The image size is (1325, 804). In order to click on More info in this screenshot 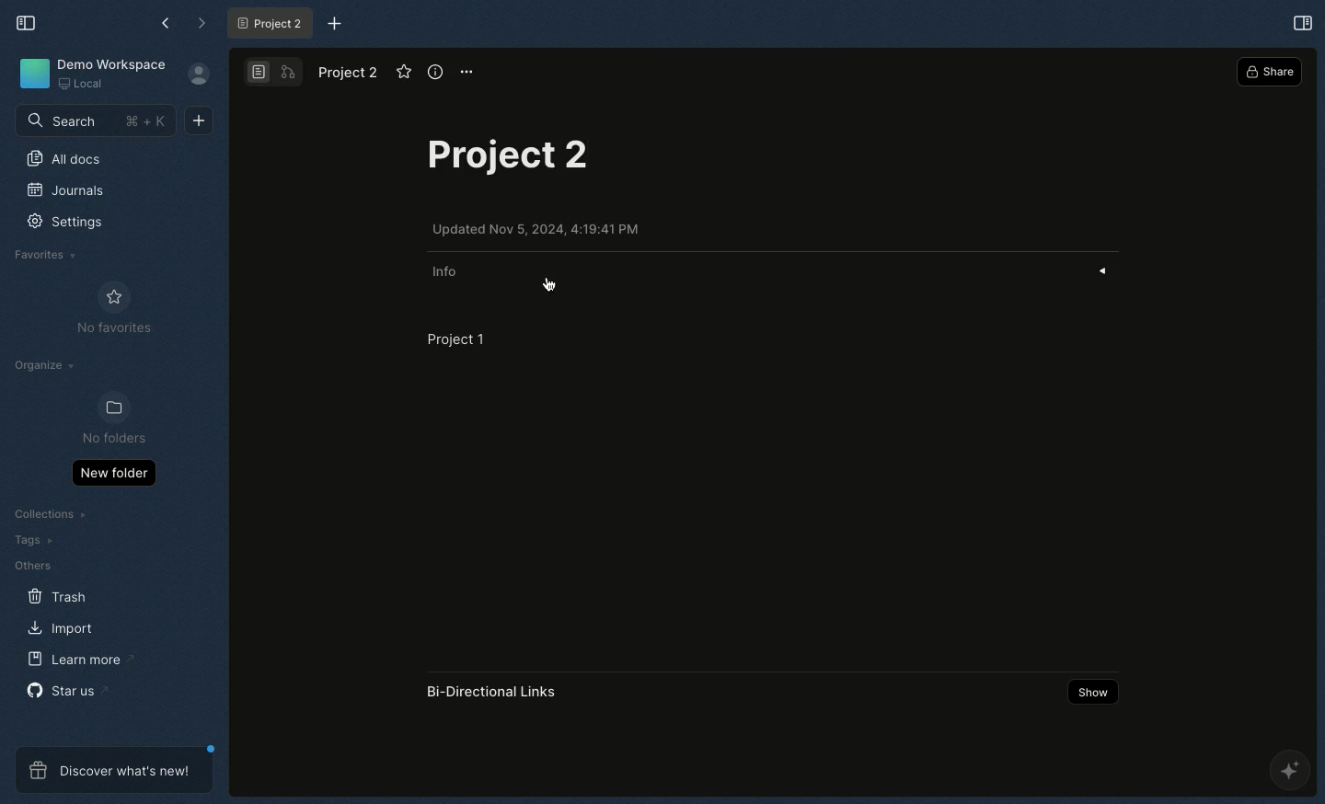, I will do `click(435, 73)`.